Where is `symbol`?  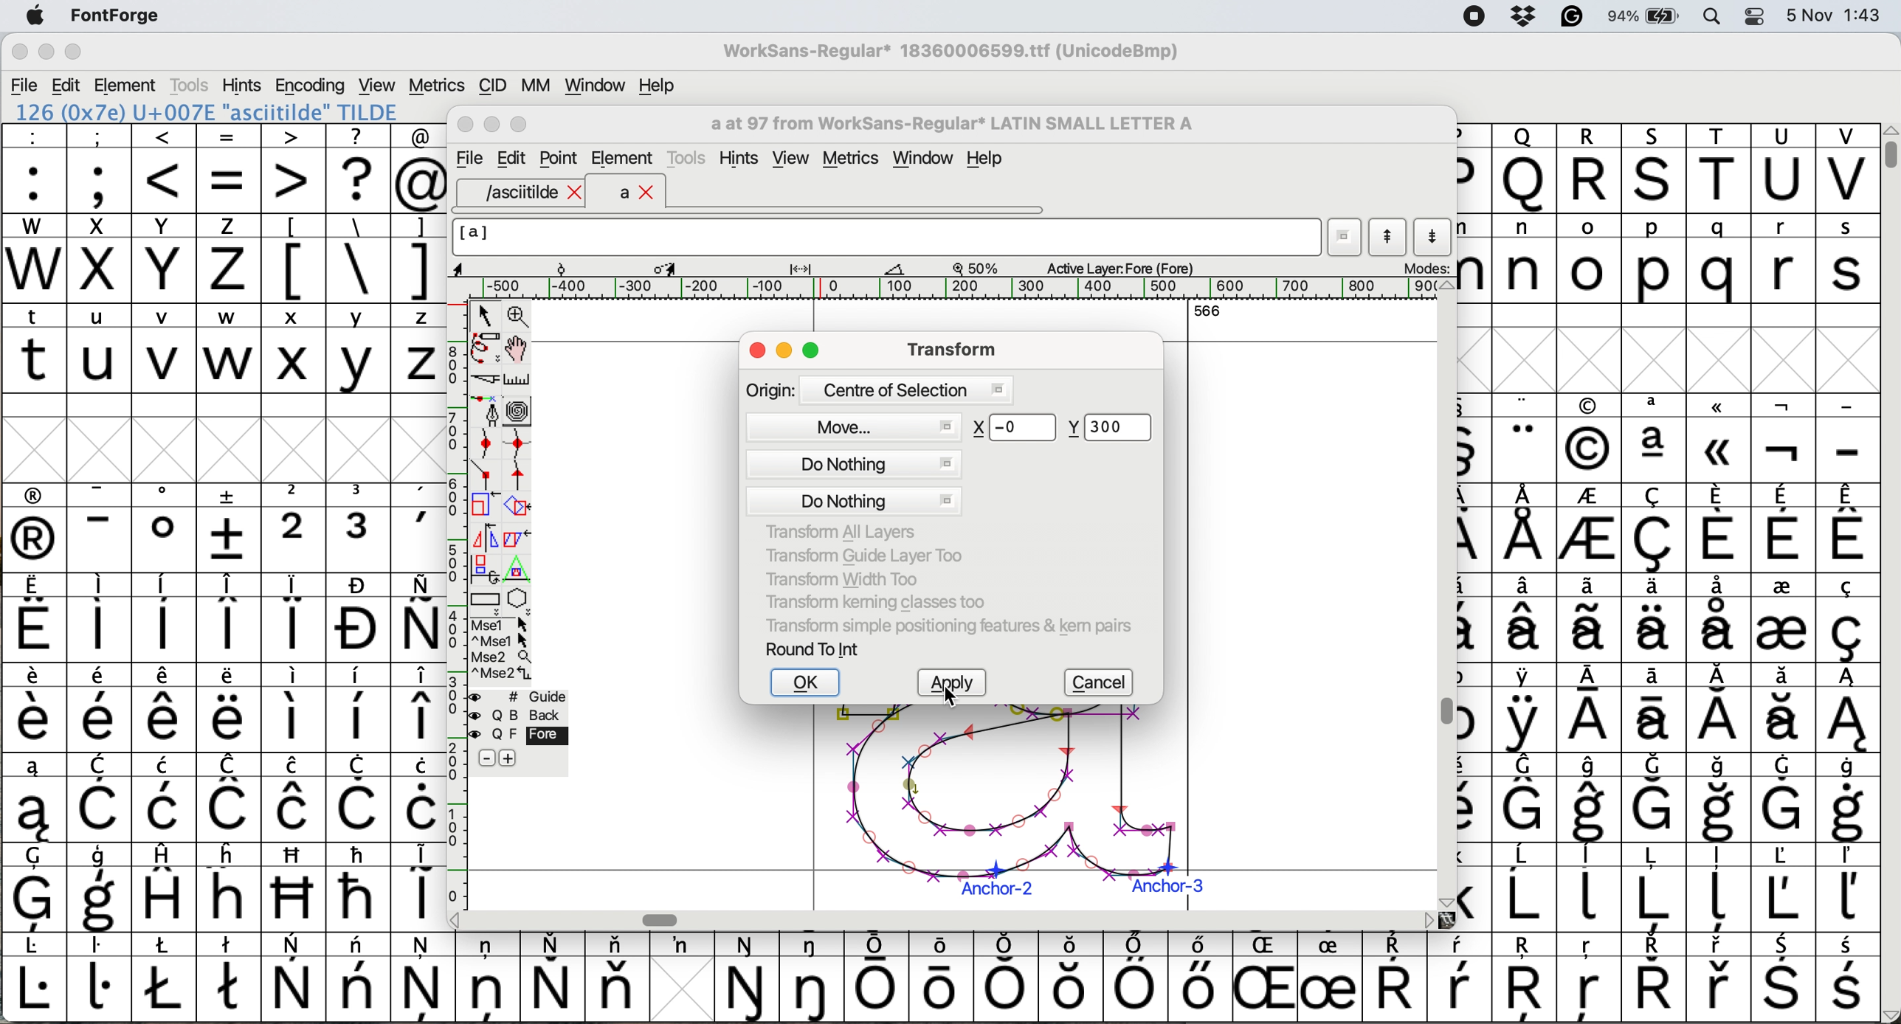
symbol is located at coordinates (1720, 978).